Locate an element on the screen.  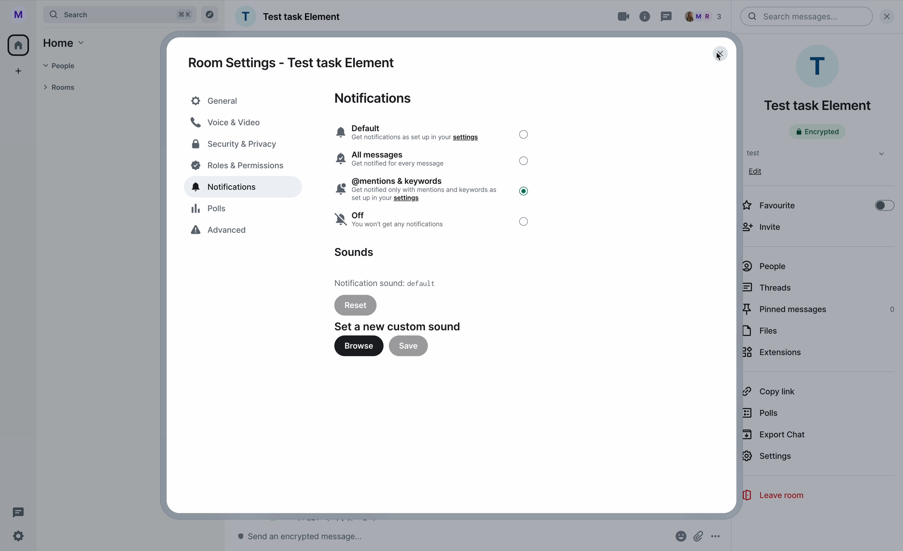
general is located at coordinates (242, 101).